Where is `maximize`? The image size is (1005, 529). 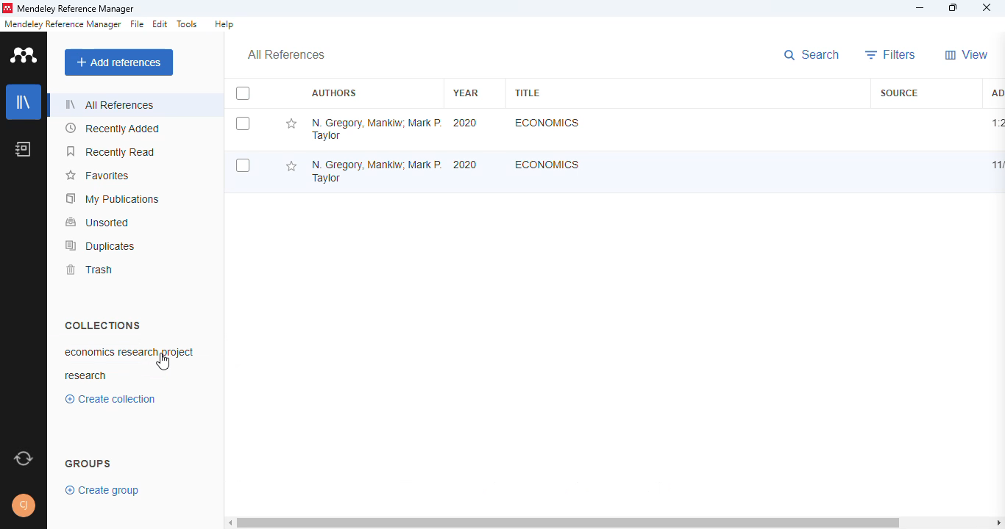 maximize is located at coordinates (955, 8).